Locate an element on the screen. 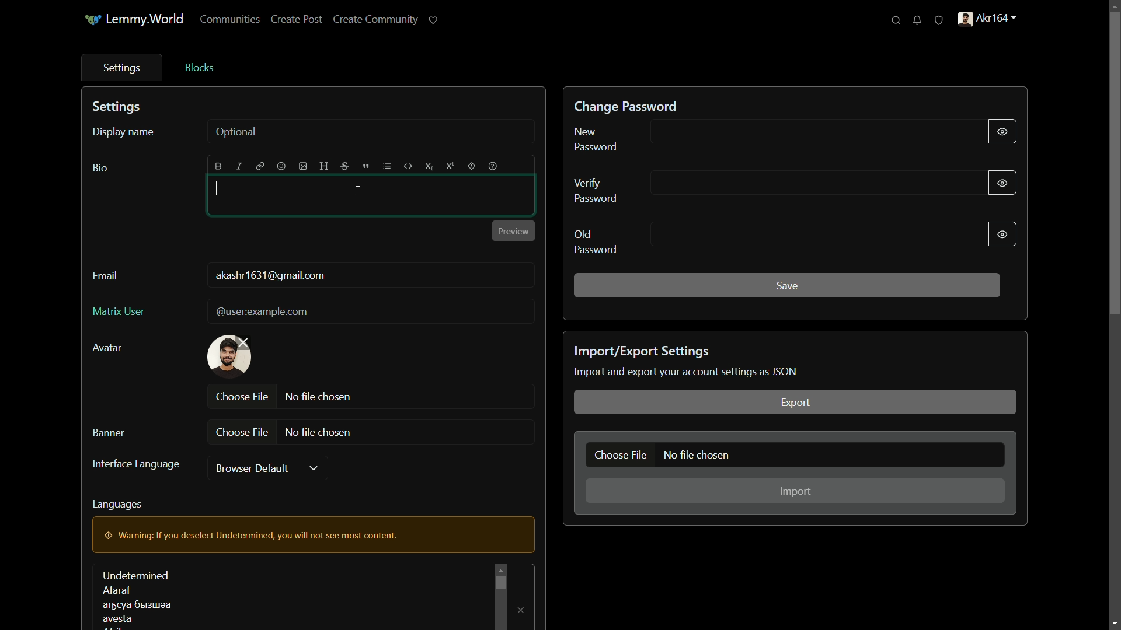  display name is located at coordinates (124, 133).